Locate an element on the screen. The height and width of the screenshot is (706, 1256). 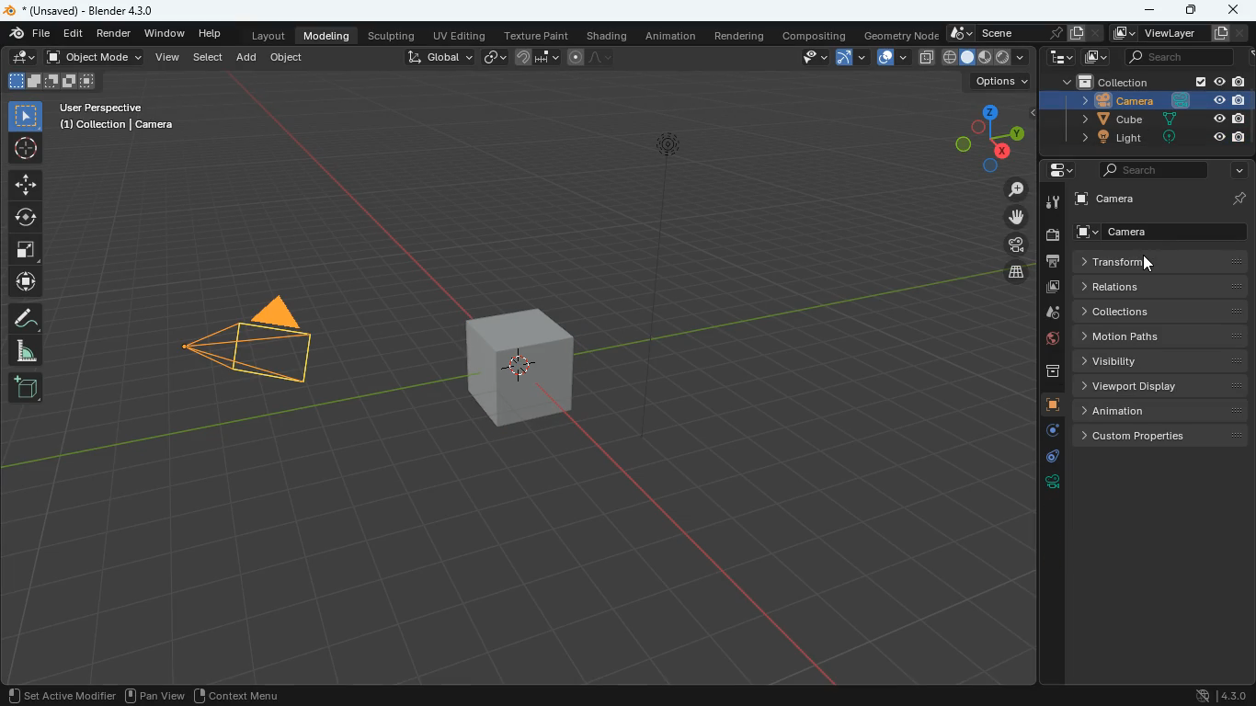
copy is located at coordinates (926, 59).